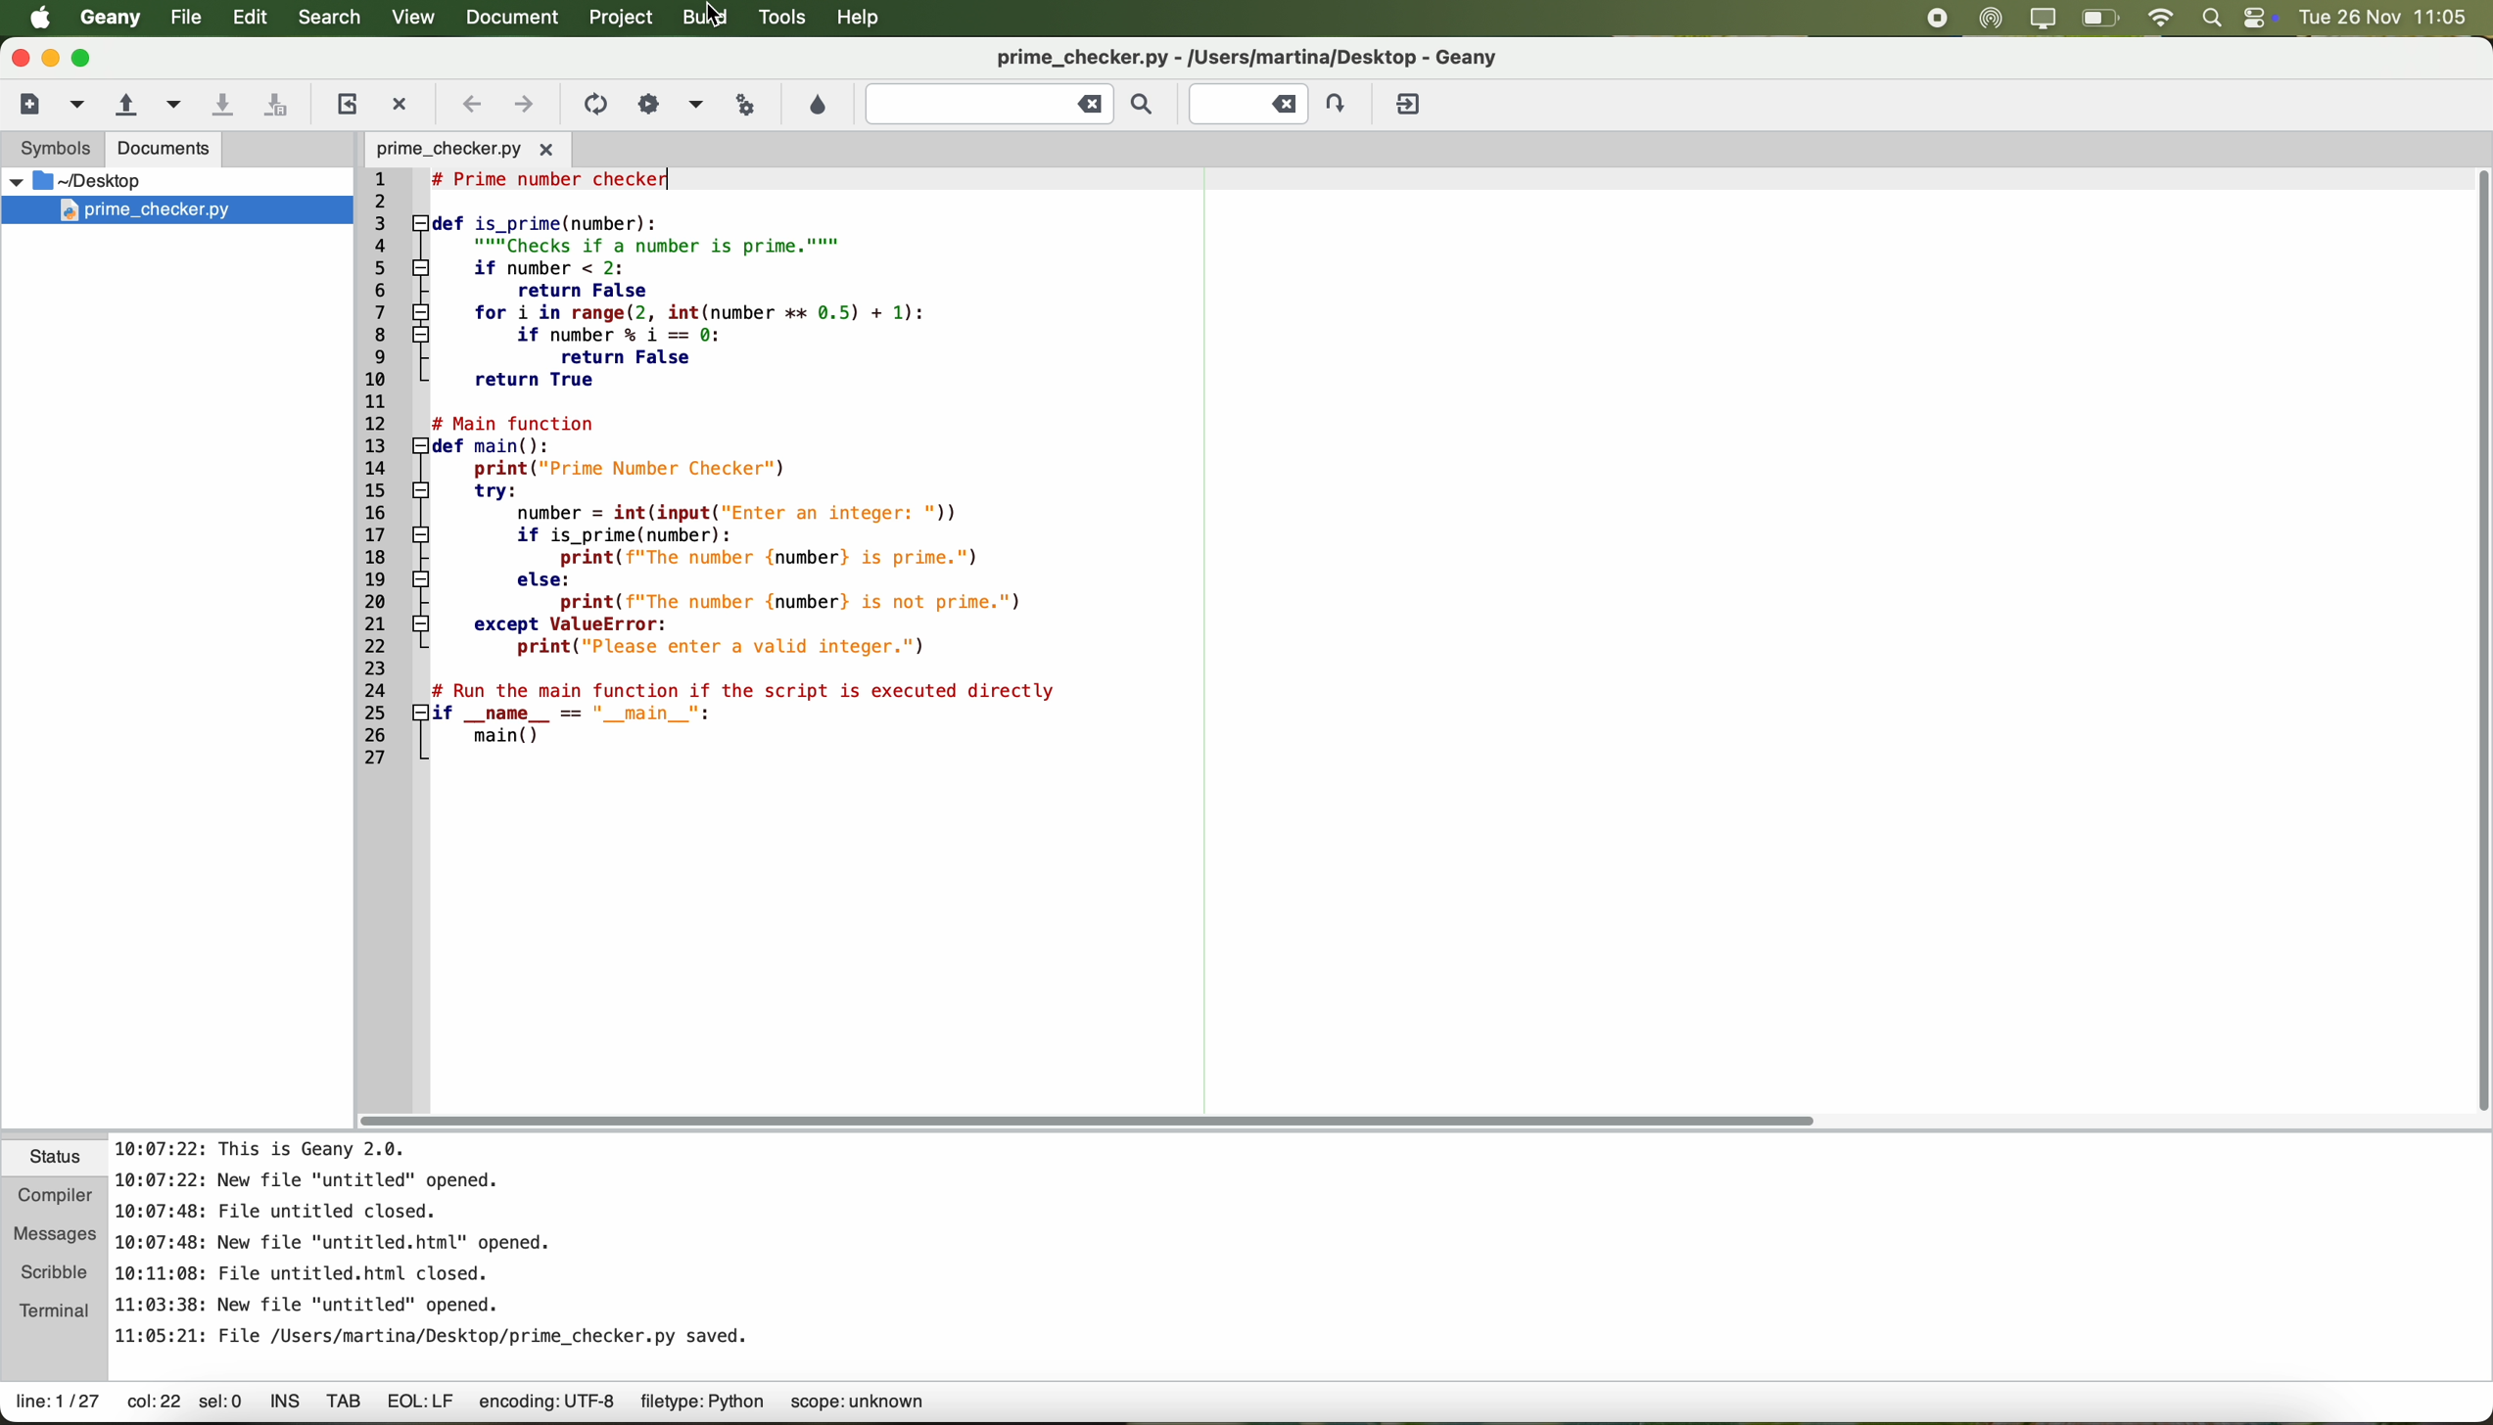 This screenshot has width=2493, height=1425. Describe the element at coordinates (411, 18) in the screenshot. I see `view` at that location.